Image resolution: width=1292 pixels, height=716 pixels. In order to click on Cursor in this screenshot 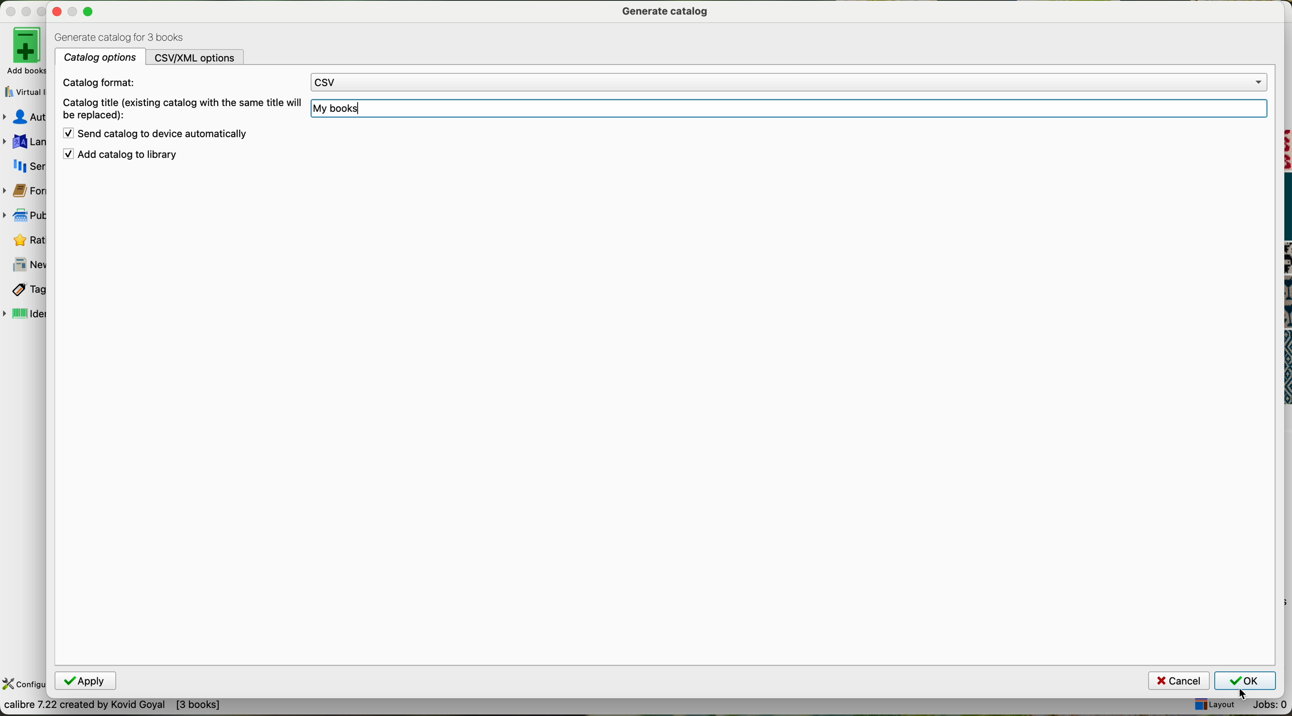, I will do `click(1245, 693)`.